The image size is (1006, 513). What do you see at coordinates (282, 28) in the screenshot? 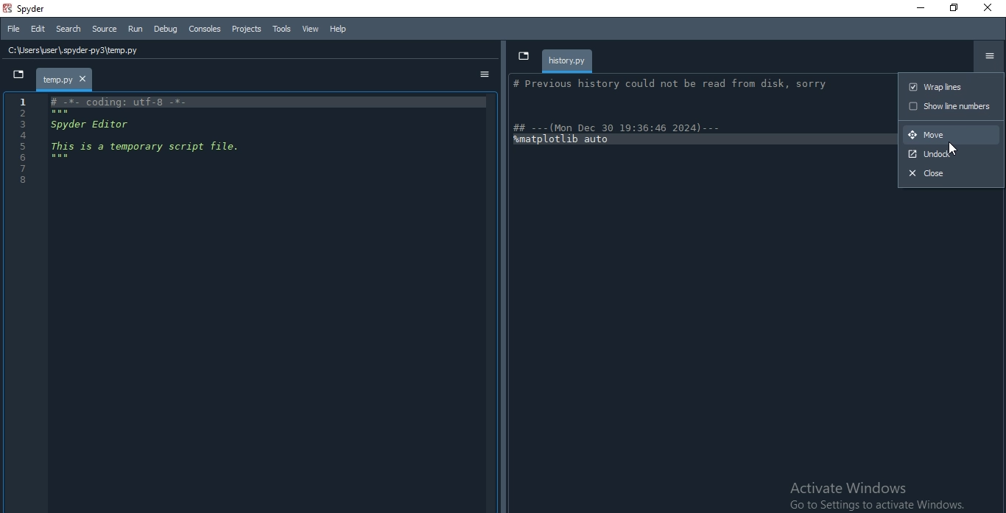
I see `Tools` at bounding box center [282, 28].